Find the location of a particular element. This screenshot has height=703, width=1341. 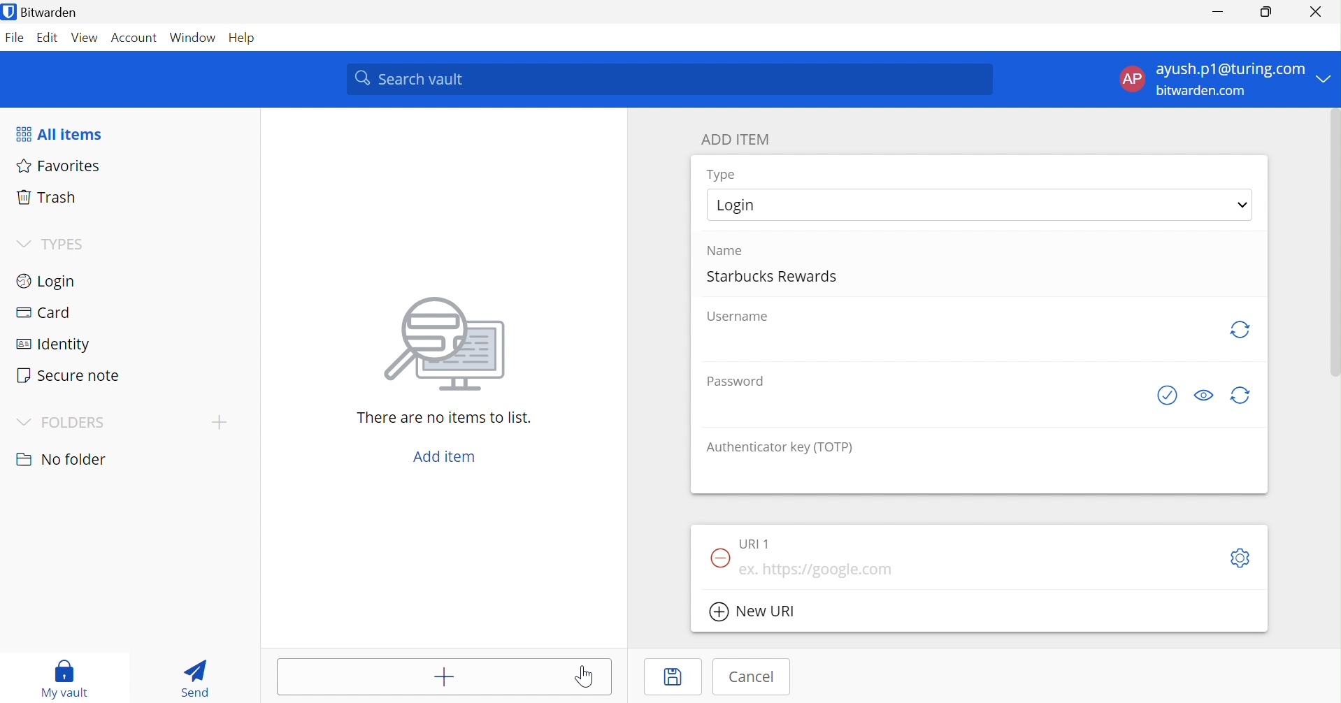

Add item is located at coordinates (419, 676).